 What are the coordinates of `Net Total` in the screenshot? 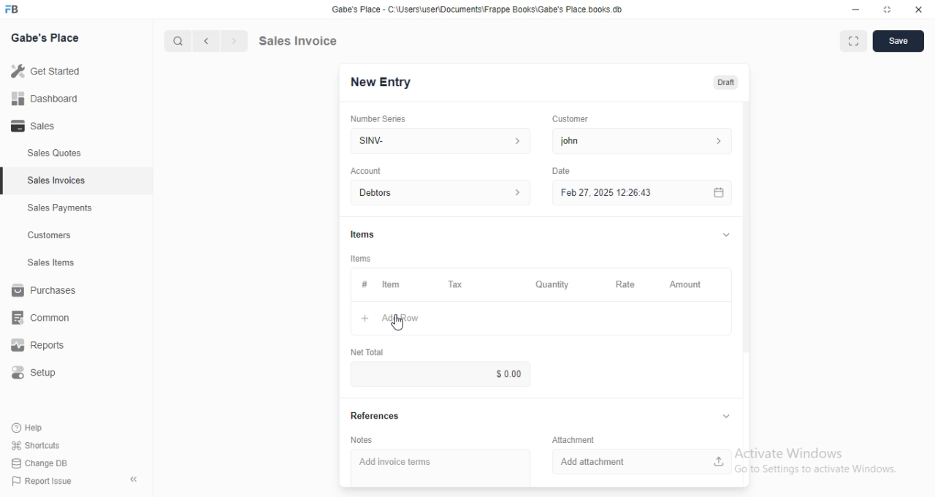 It's located at (365, 351).